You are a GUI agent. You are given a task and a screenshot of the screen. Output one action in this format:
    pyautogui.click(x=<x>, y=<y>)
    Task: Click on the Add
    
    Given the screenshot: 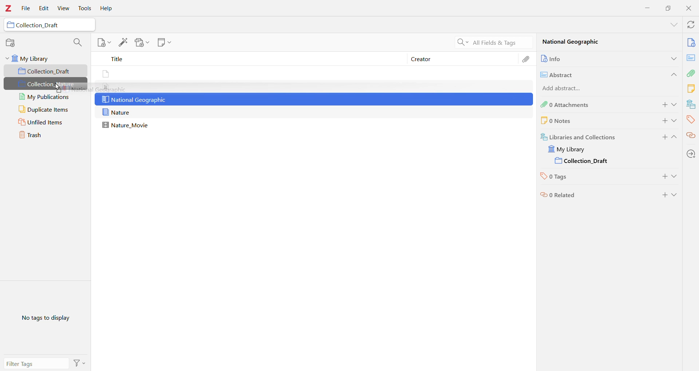 What is the action you would take?
    pyautogui.click(x=663, y=138)
    